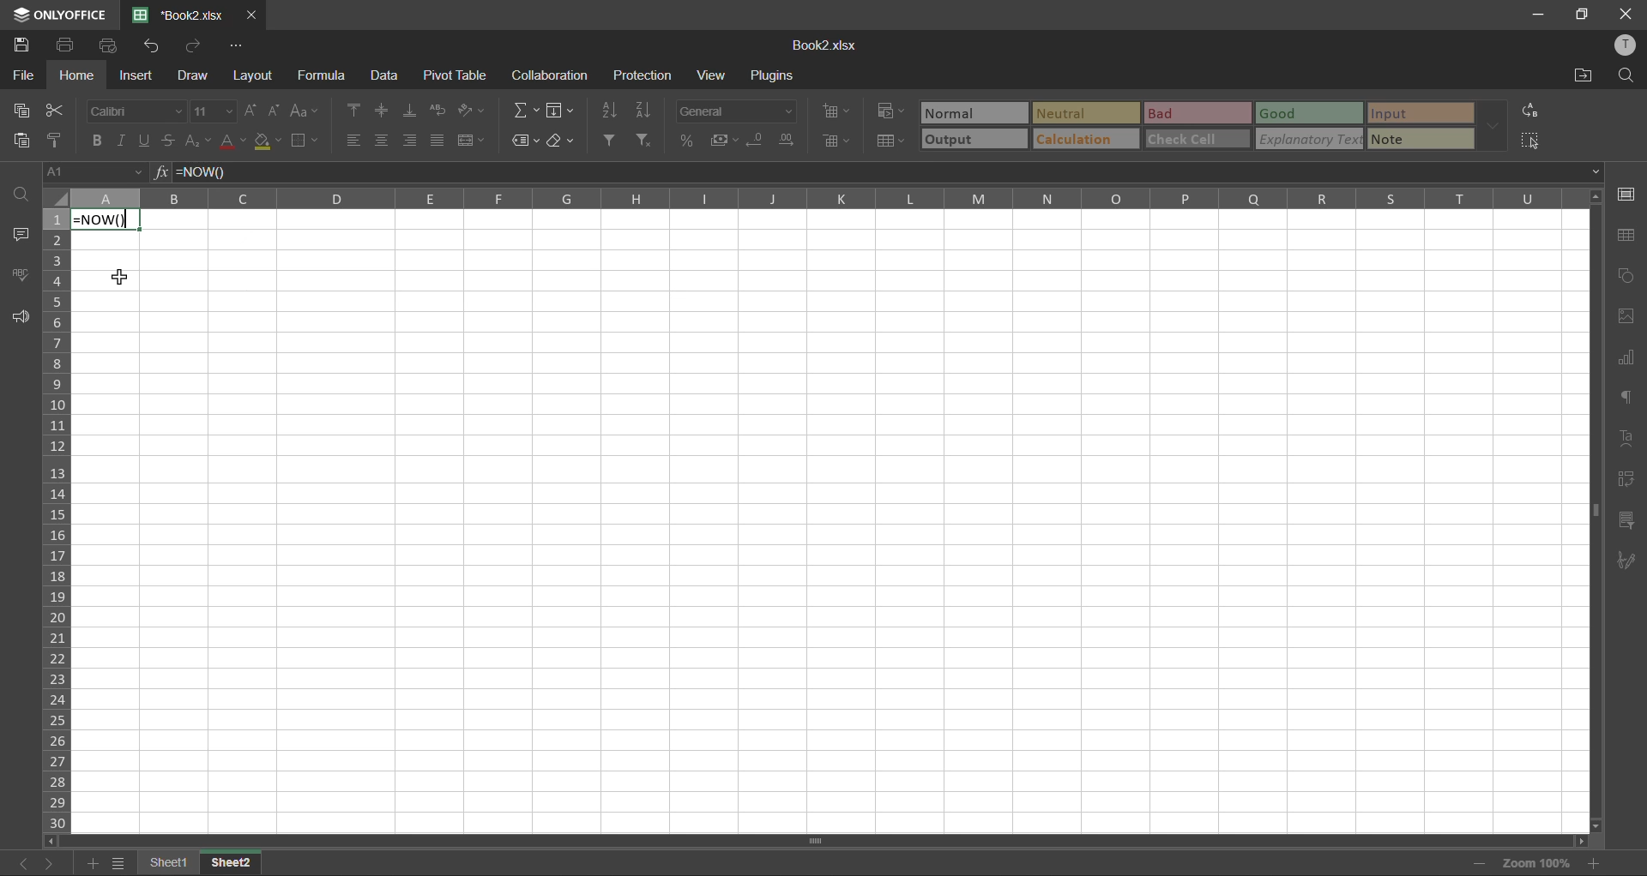 The height and width of the screenshot is (876, 1647). I want to click on previous, so click(19, 863).